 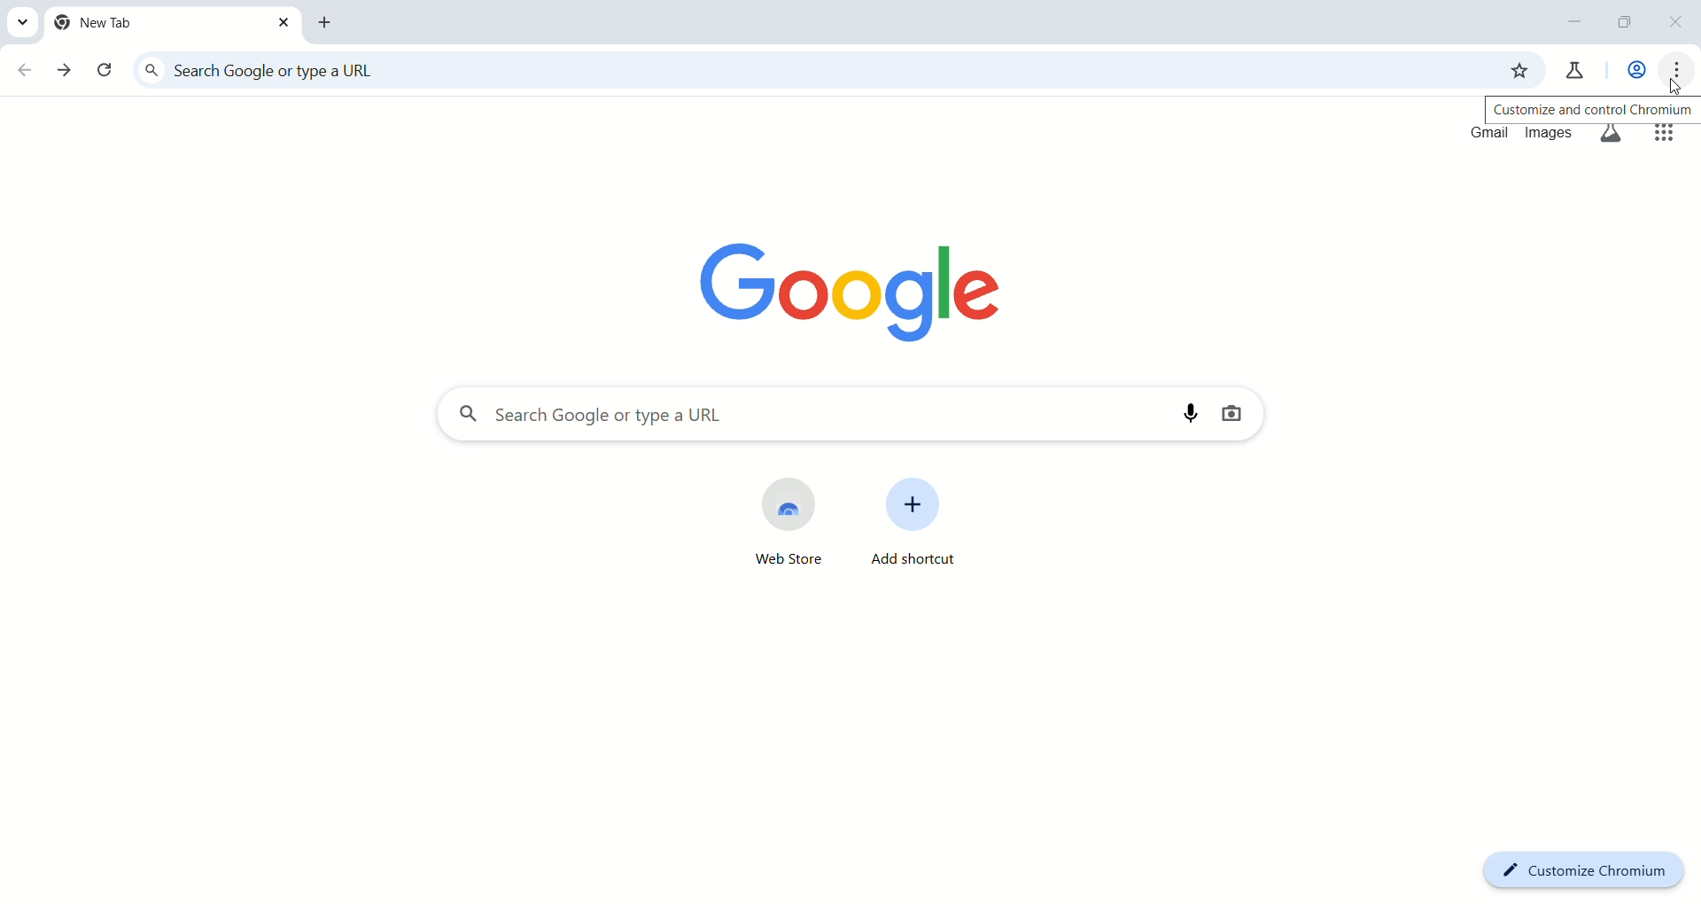 I want to click on bookmark this tab, so click(x=1518, y=70).